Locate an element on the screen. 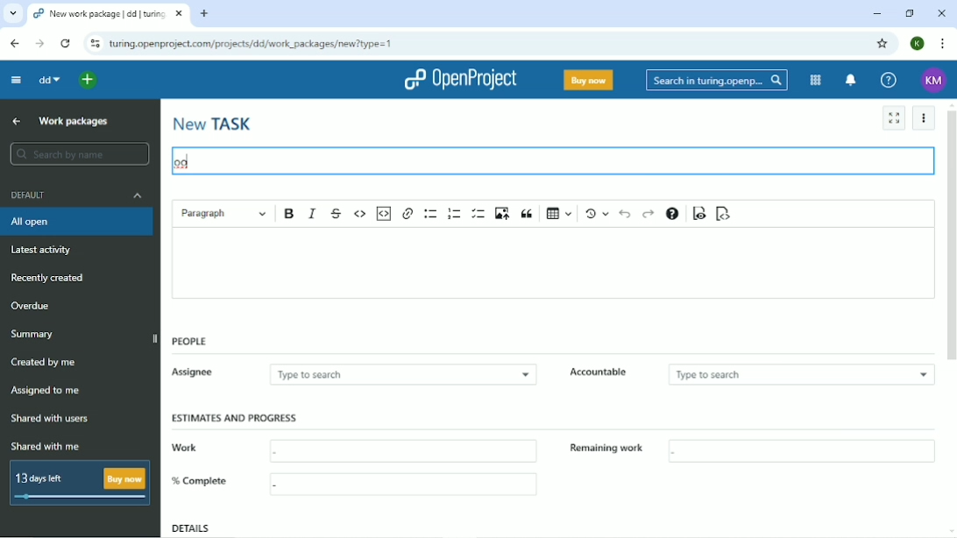 The width and height of the screenshot is (957, 538). box is located at coordinates (408, 486).